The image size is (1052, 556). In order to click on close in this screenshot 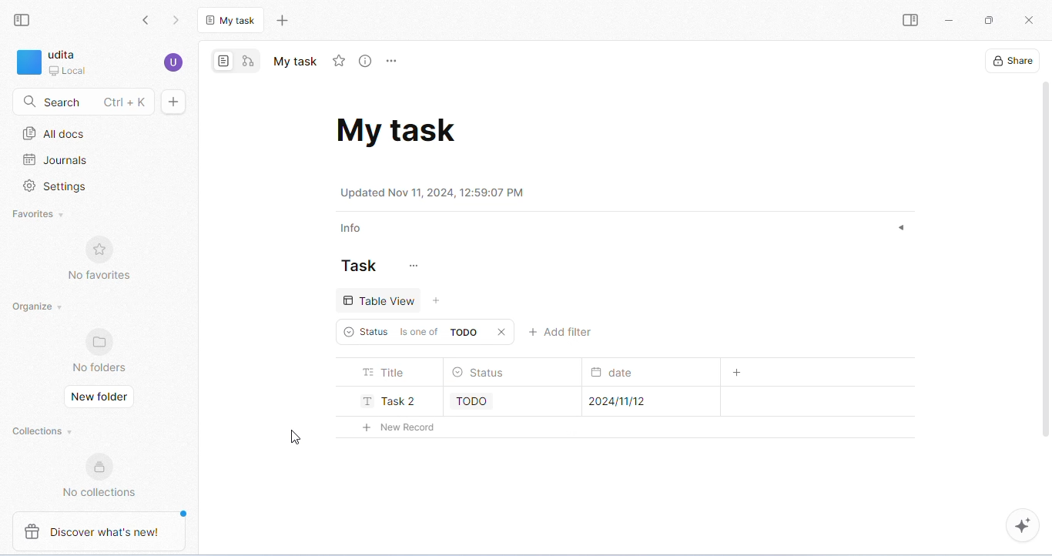, I will do `click(1028, 21)`.